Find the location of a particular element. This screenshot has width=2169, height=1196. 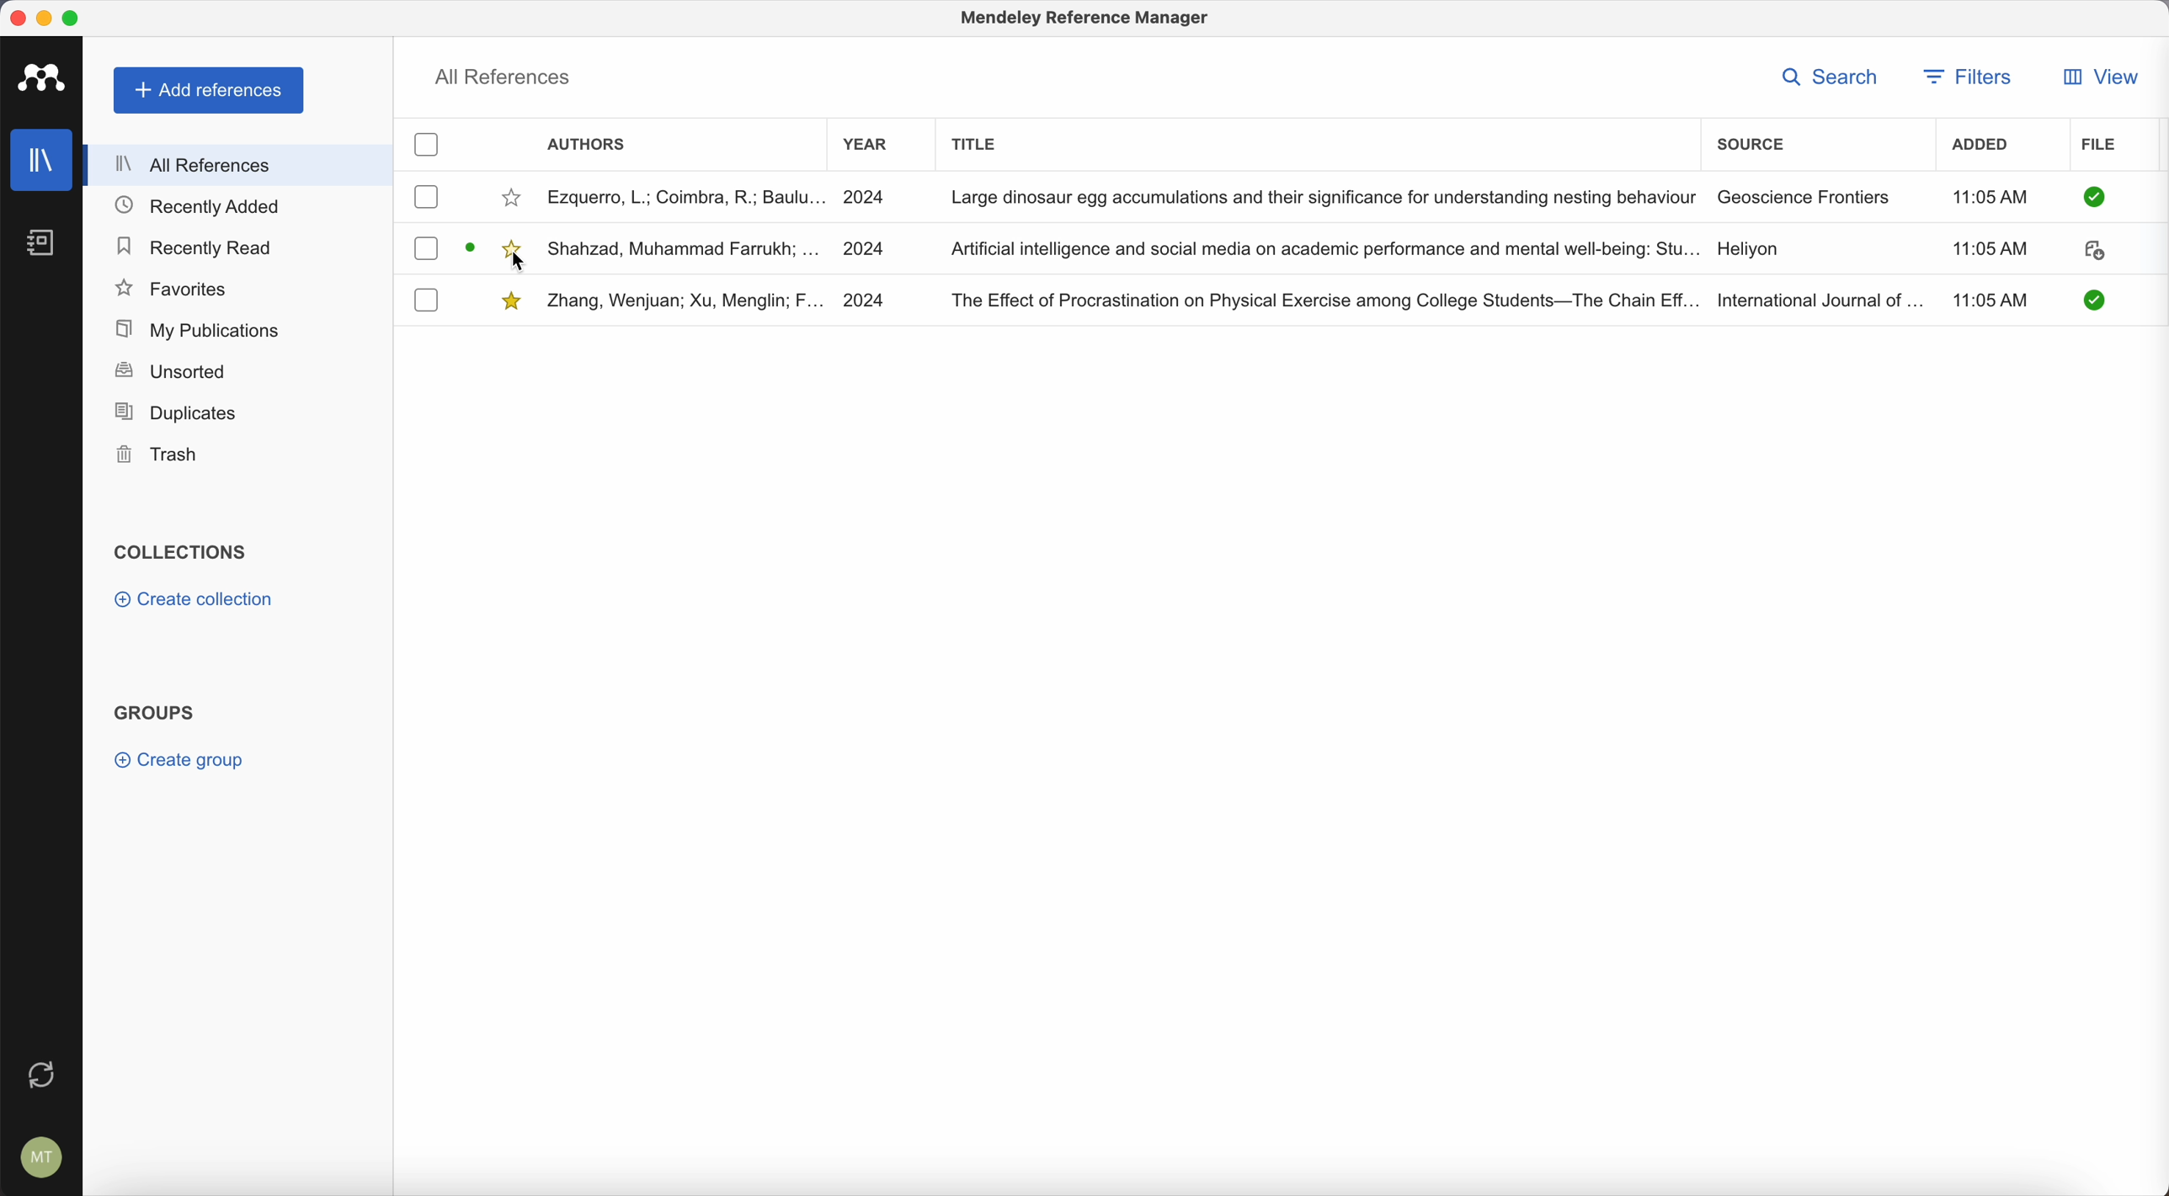

Zhang, Wenjuan; Xu, Menglin; F... is located at coordinates (687, 302).